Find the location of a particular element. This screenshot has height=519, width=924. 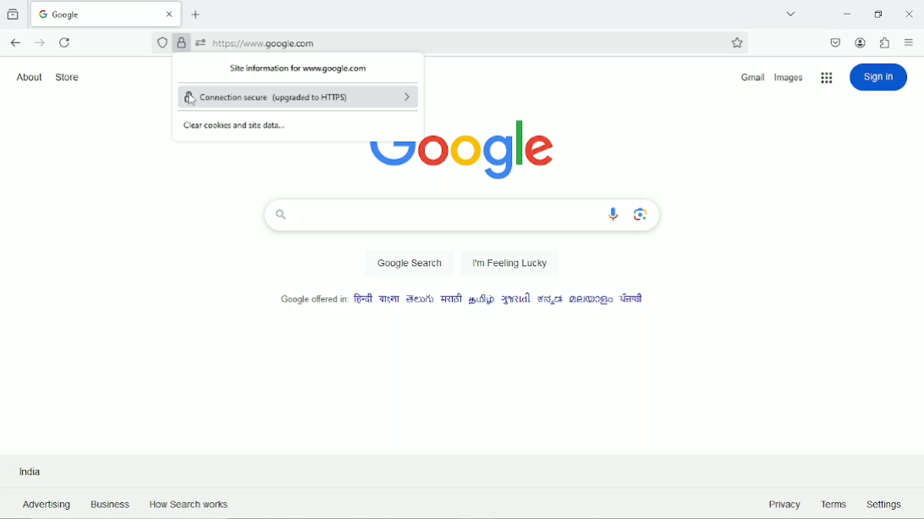

language is located at coordinates (389, 298).